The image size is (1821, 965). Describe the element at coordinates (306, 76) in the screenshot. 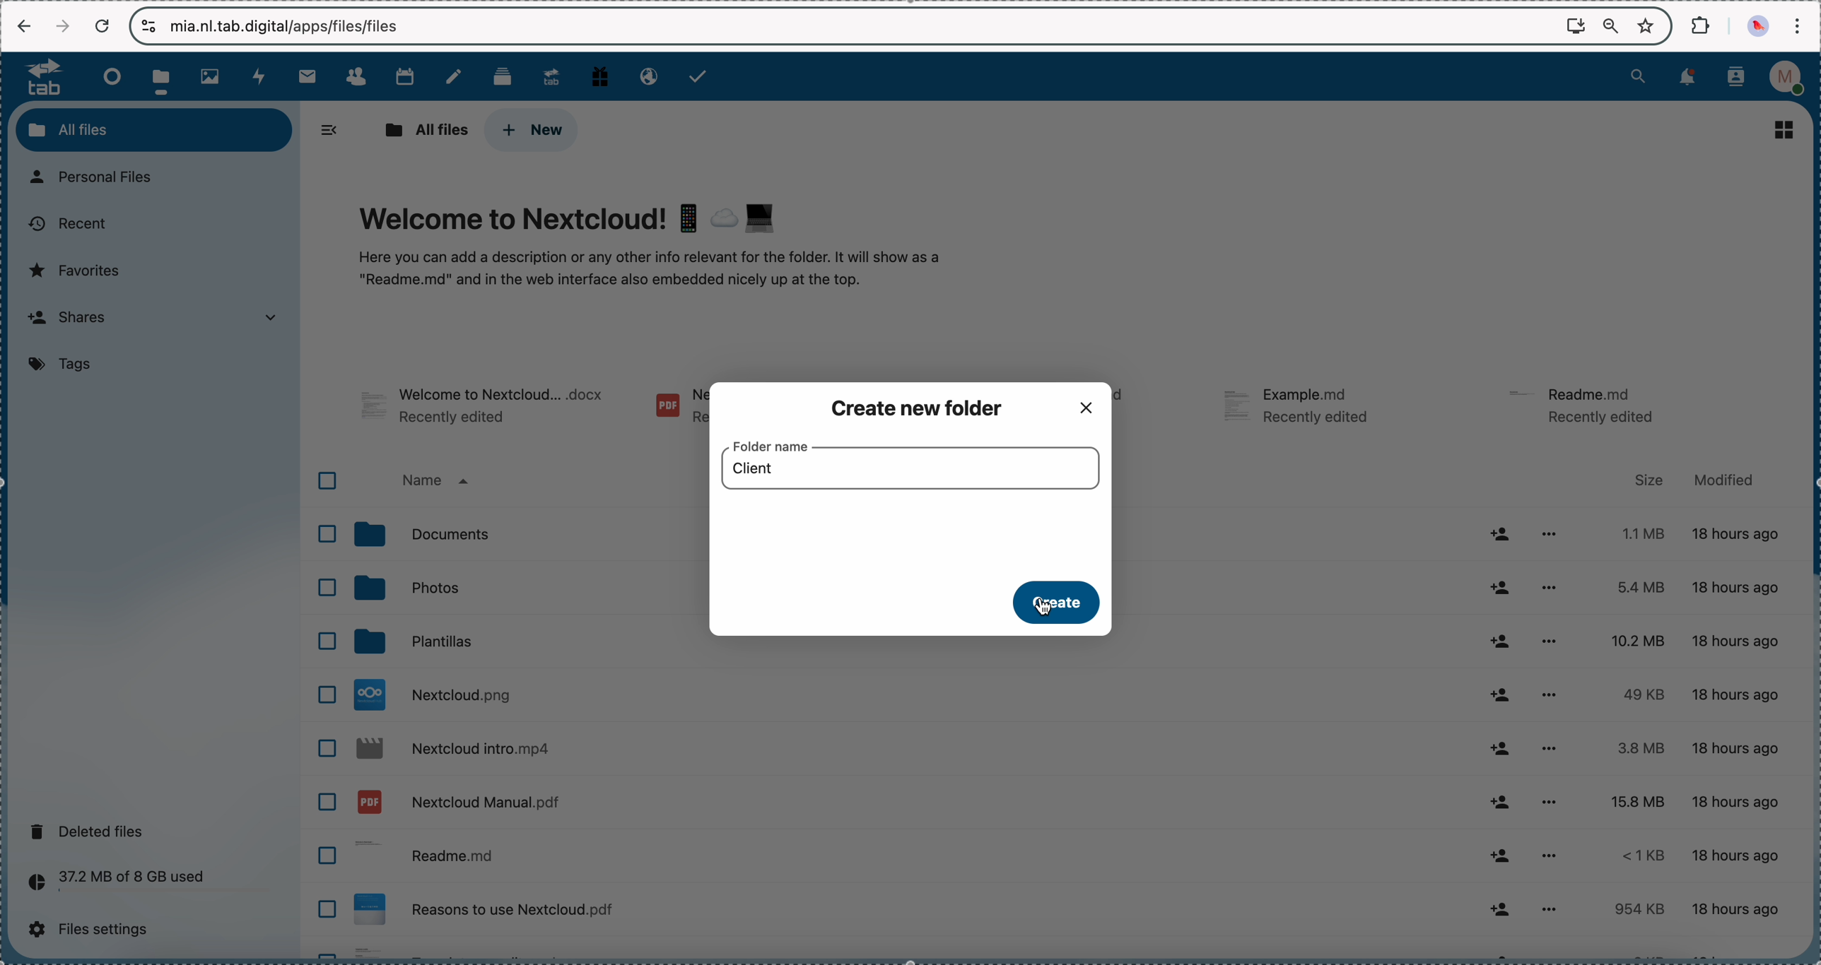

I see `mail` at that location.